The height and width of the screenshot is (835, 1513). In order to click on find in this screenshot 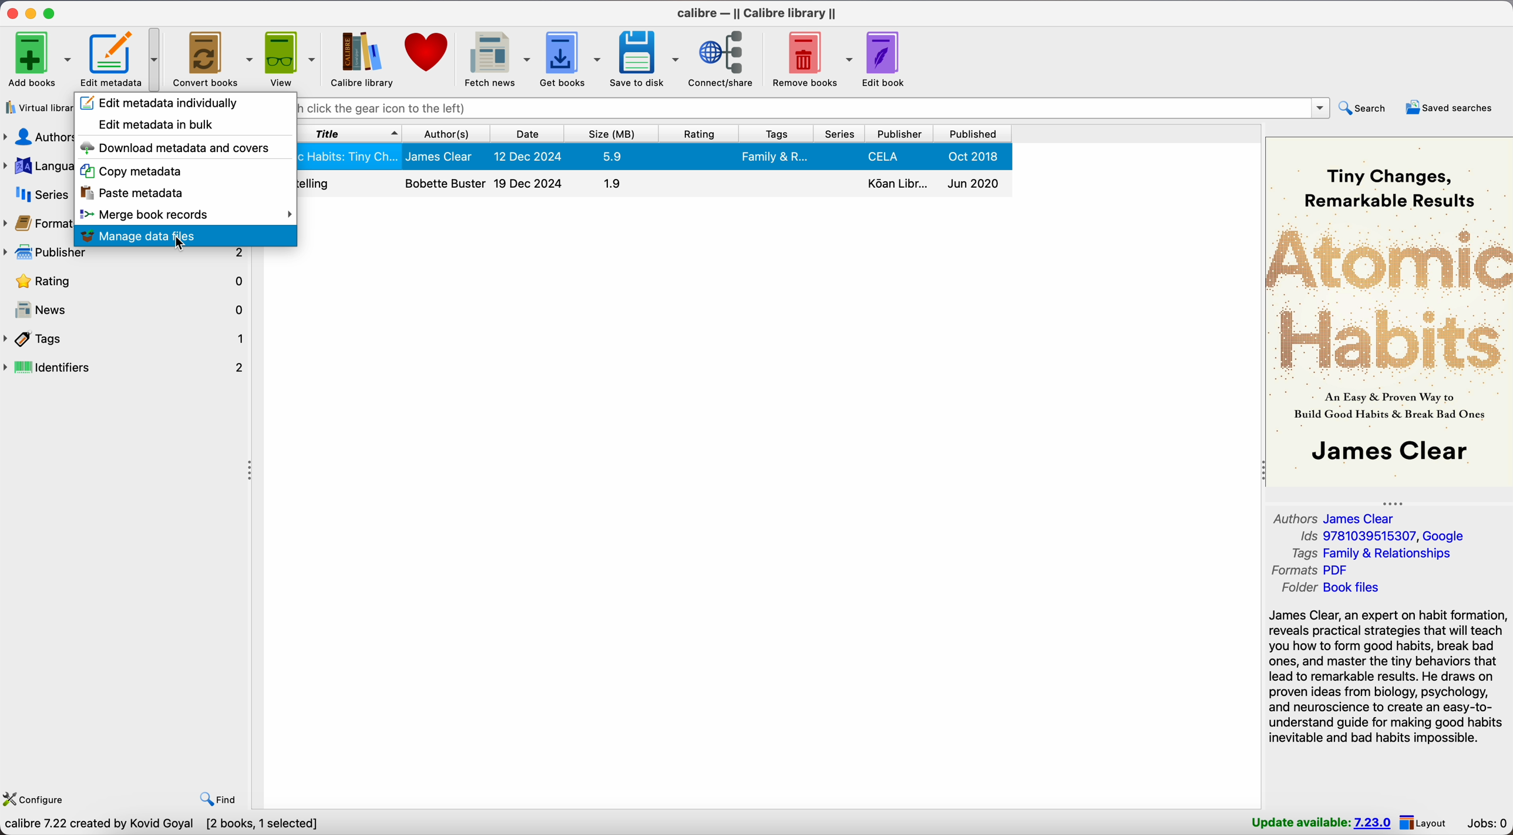, I will do `click(214, 797)`.